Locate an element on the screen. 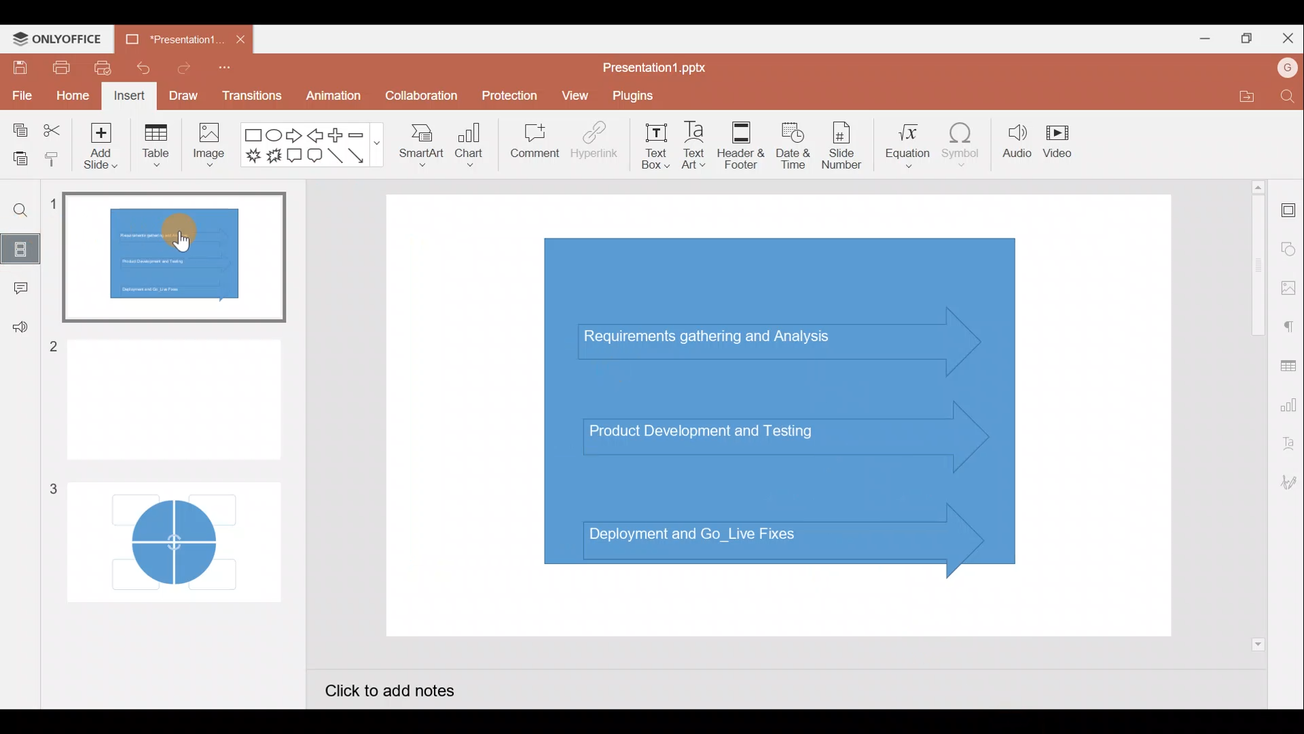  Equation is located at coordinates (903, 146).